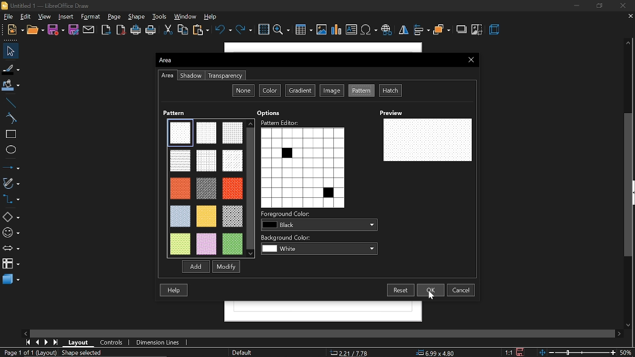 The width and height of the screenshot is (635, 357). What do you see at coordinates (10, 166) in the screenshot?
I see `lines and arrow` at bounding box center [10, 166].